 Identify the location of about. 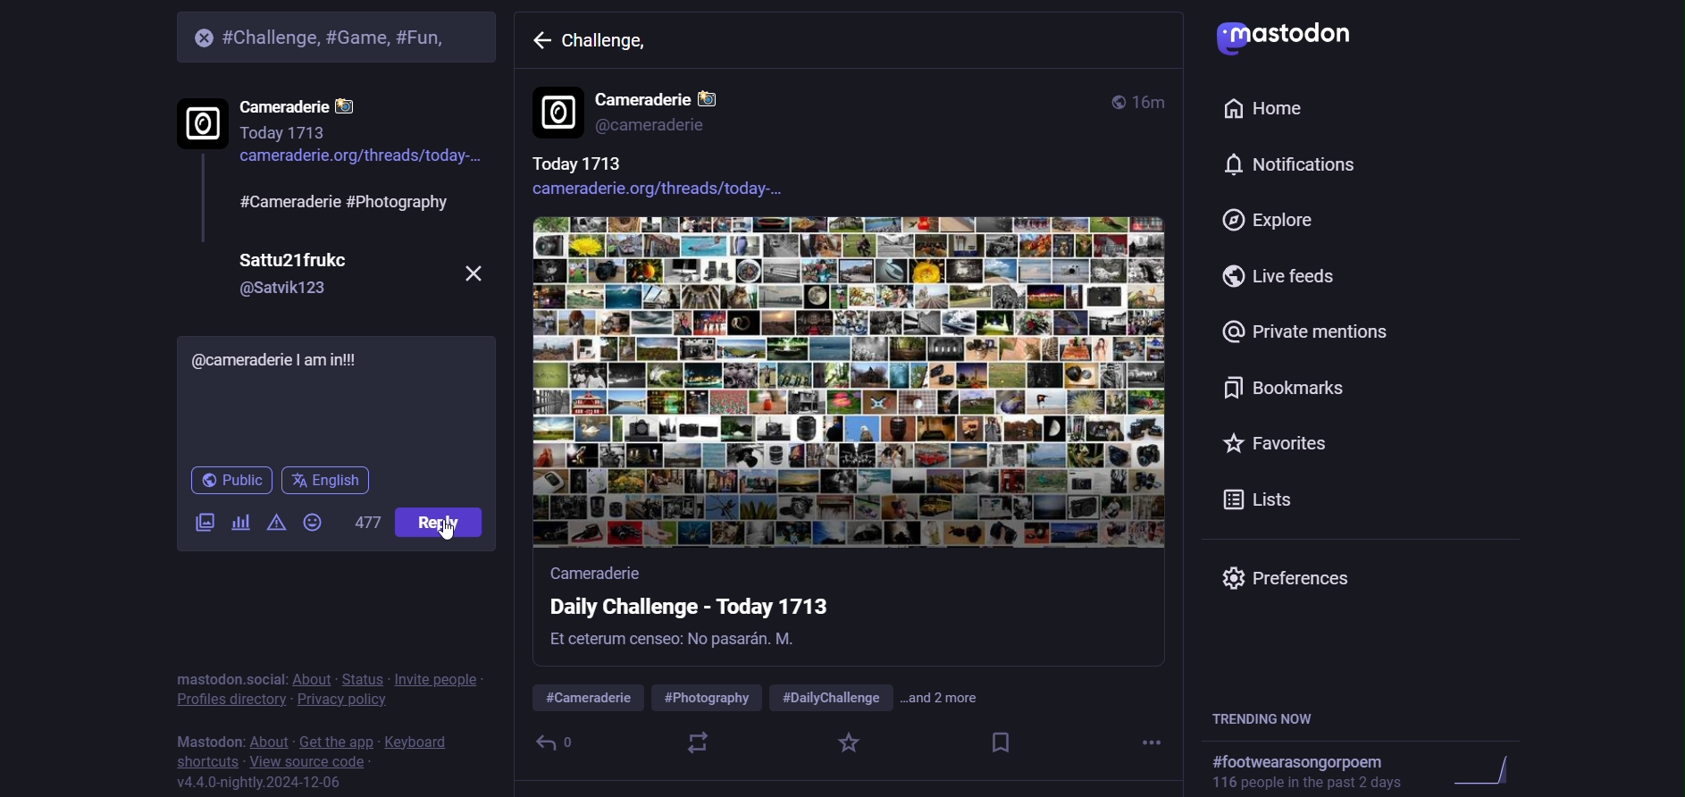
(270, 737).